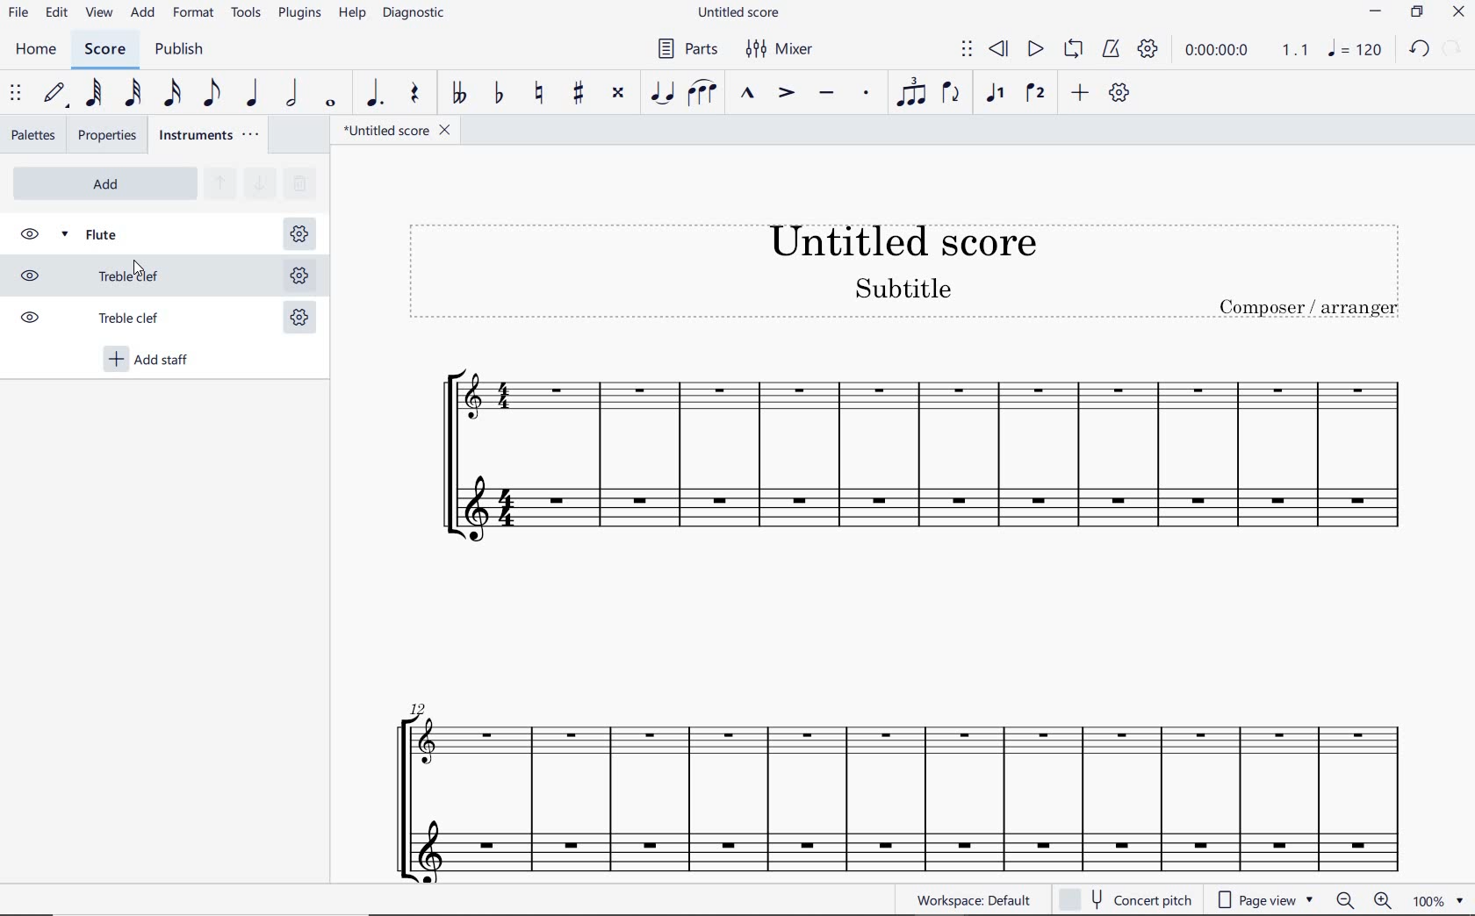  Describe the element at coordinates (299, 320) in the screenshot. I see `STAFF SETTING` at that location.